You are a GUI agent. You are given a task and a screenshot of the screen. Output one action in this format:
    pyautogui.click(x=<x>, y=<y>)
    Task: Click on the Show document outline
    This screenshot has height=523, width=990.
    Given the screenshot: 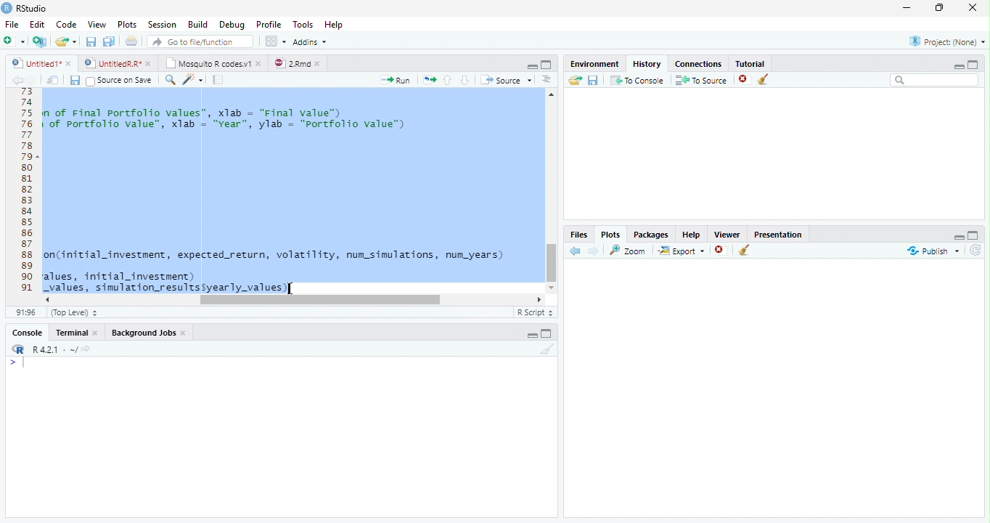 What is the action you would take?
    pyautogui.click(x=547, y=81)
    